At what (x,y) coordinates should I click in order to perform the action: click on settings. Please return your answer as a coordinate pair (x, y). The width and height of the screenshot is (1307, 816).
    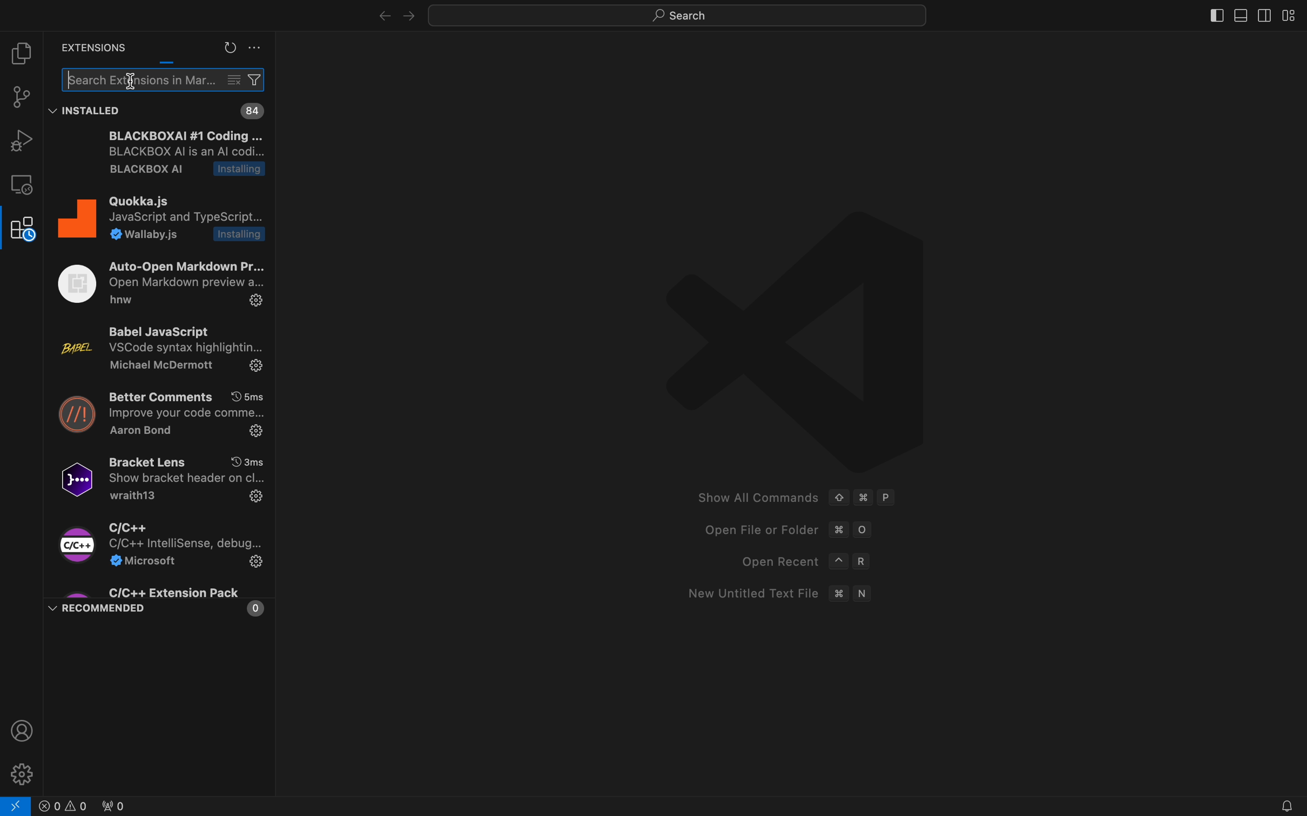
    Looking at the image, I should click on (23, 772).